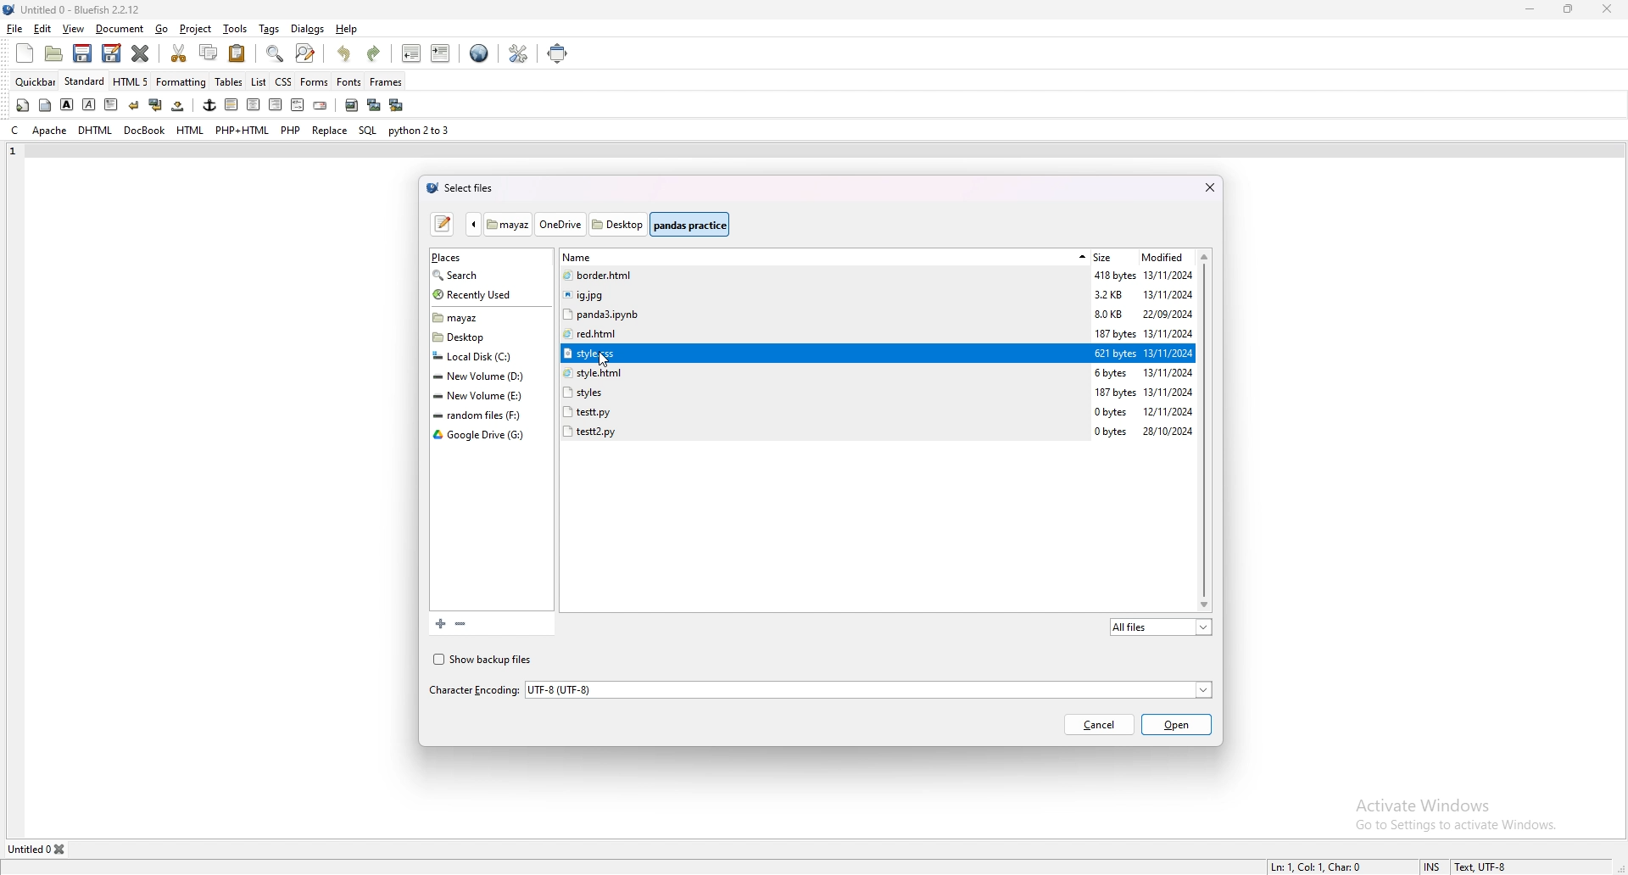  Describe the element at coordinates (120, 29) in the screenshot. I see `document` at that location.